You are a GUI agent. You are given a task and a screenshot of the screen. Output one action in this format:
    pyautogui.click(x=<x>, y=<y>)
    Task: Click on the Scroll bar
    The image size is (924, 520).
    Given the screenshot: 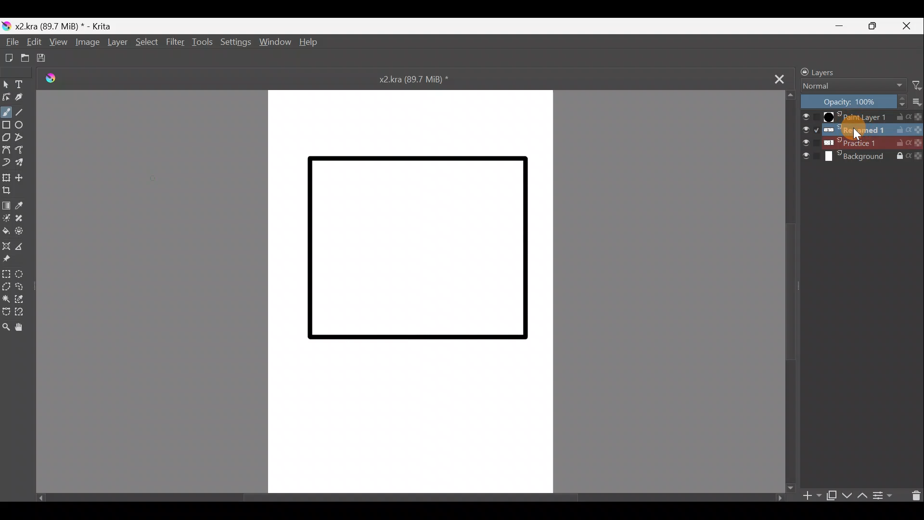 What is the action you would take?
    pyautogui.click(x=411, y=499)
    